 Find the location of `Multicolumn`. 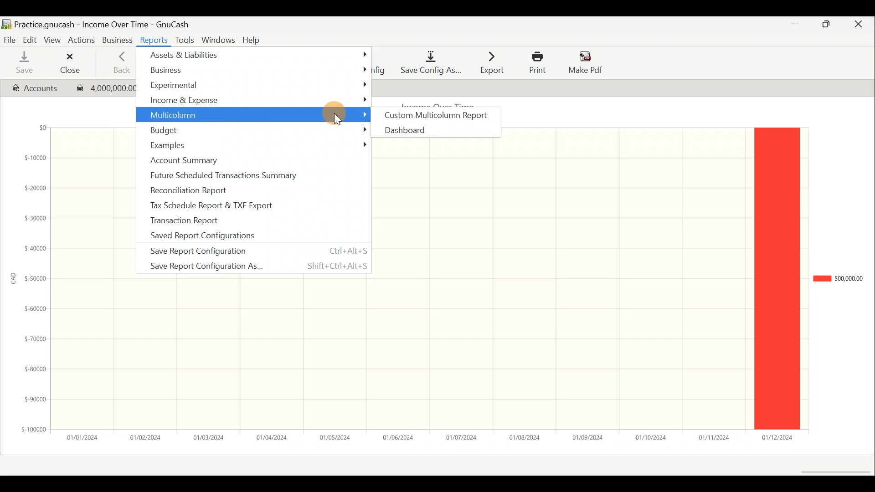

Multicolumn is located at coordinates (254, 116).